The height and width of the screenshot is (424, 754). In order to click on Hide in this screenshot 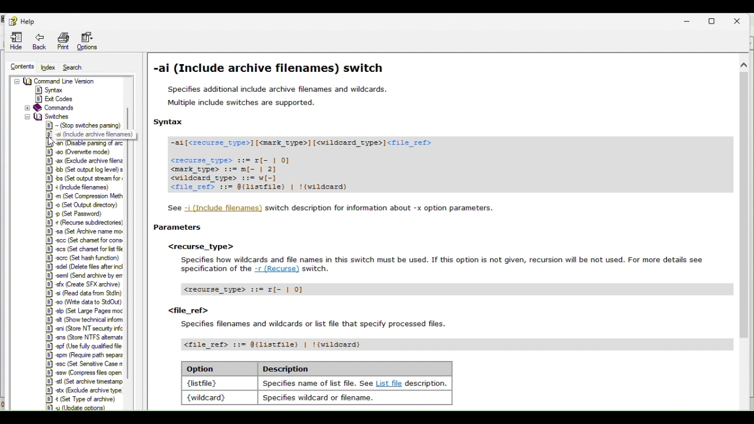, I will do `click(13, 41)`.